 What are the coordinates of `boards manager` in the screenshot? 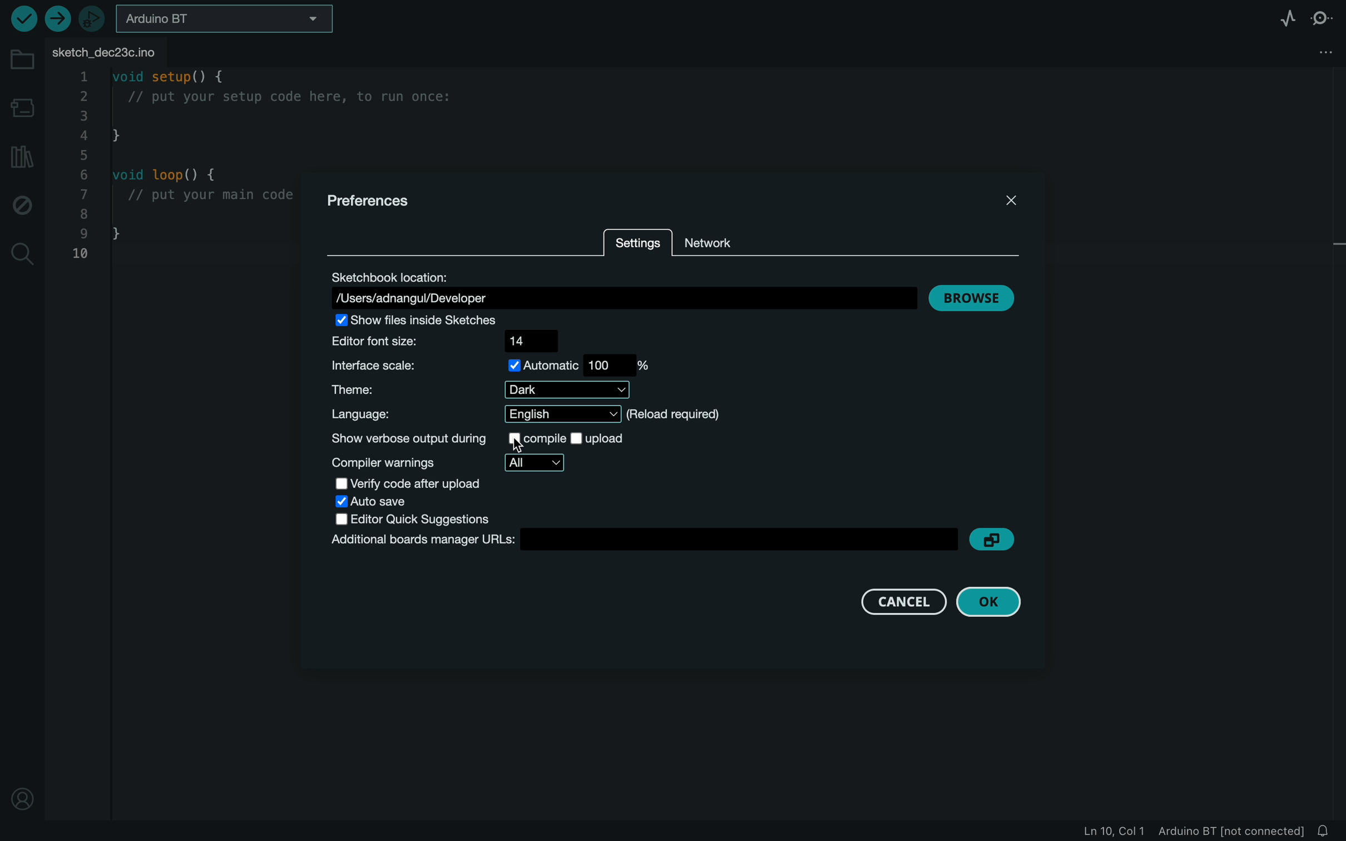 It's located at (644, 541).